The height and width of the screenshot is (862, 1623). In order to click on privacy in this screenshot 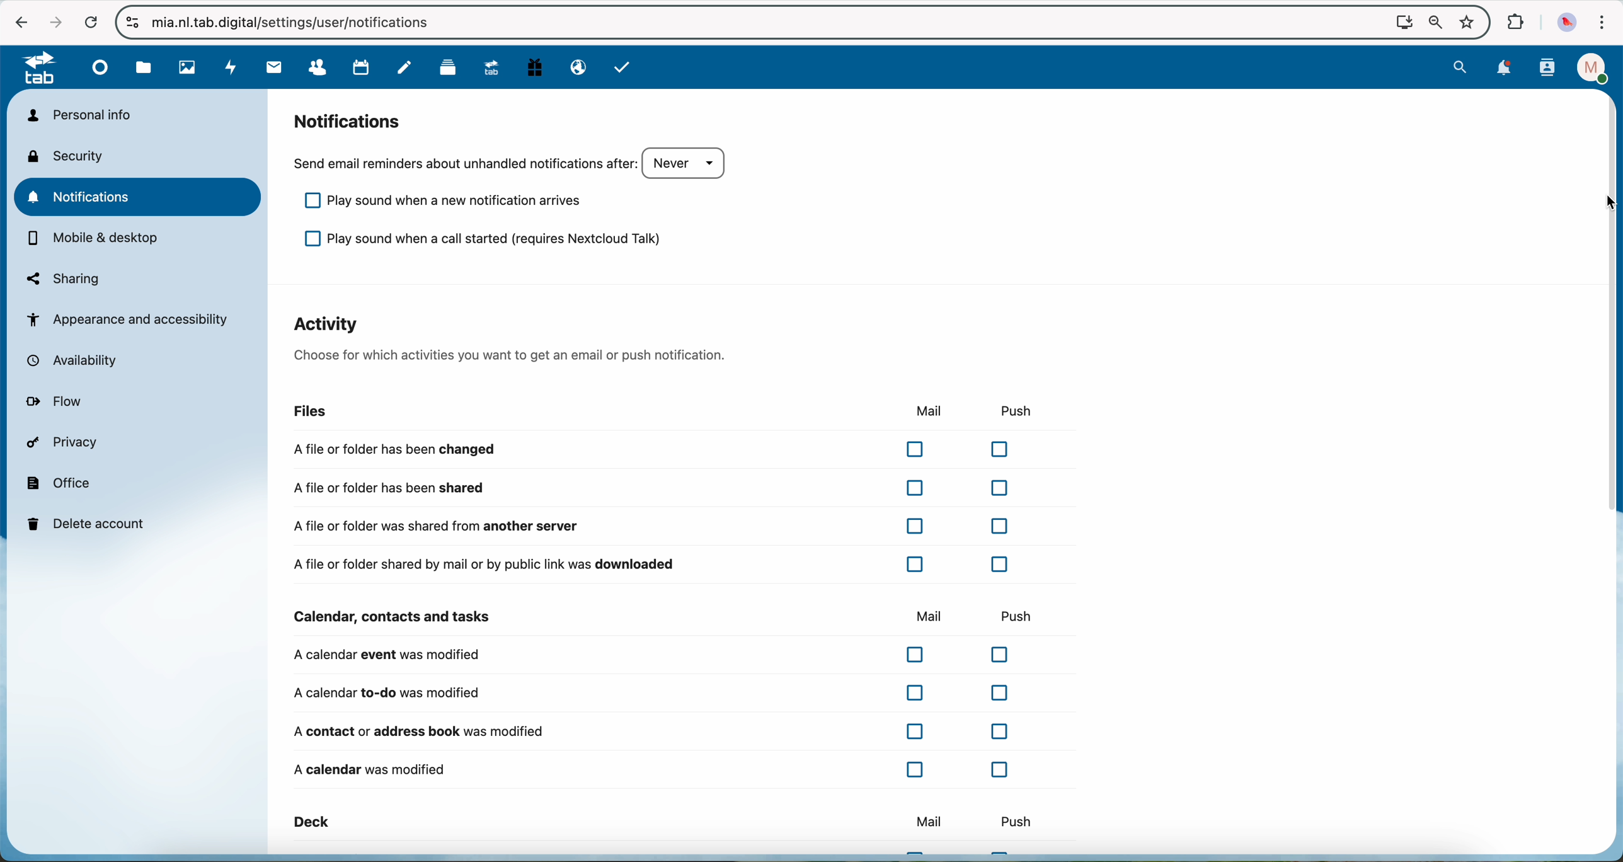, I will do `click(66, 444)`.